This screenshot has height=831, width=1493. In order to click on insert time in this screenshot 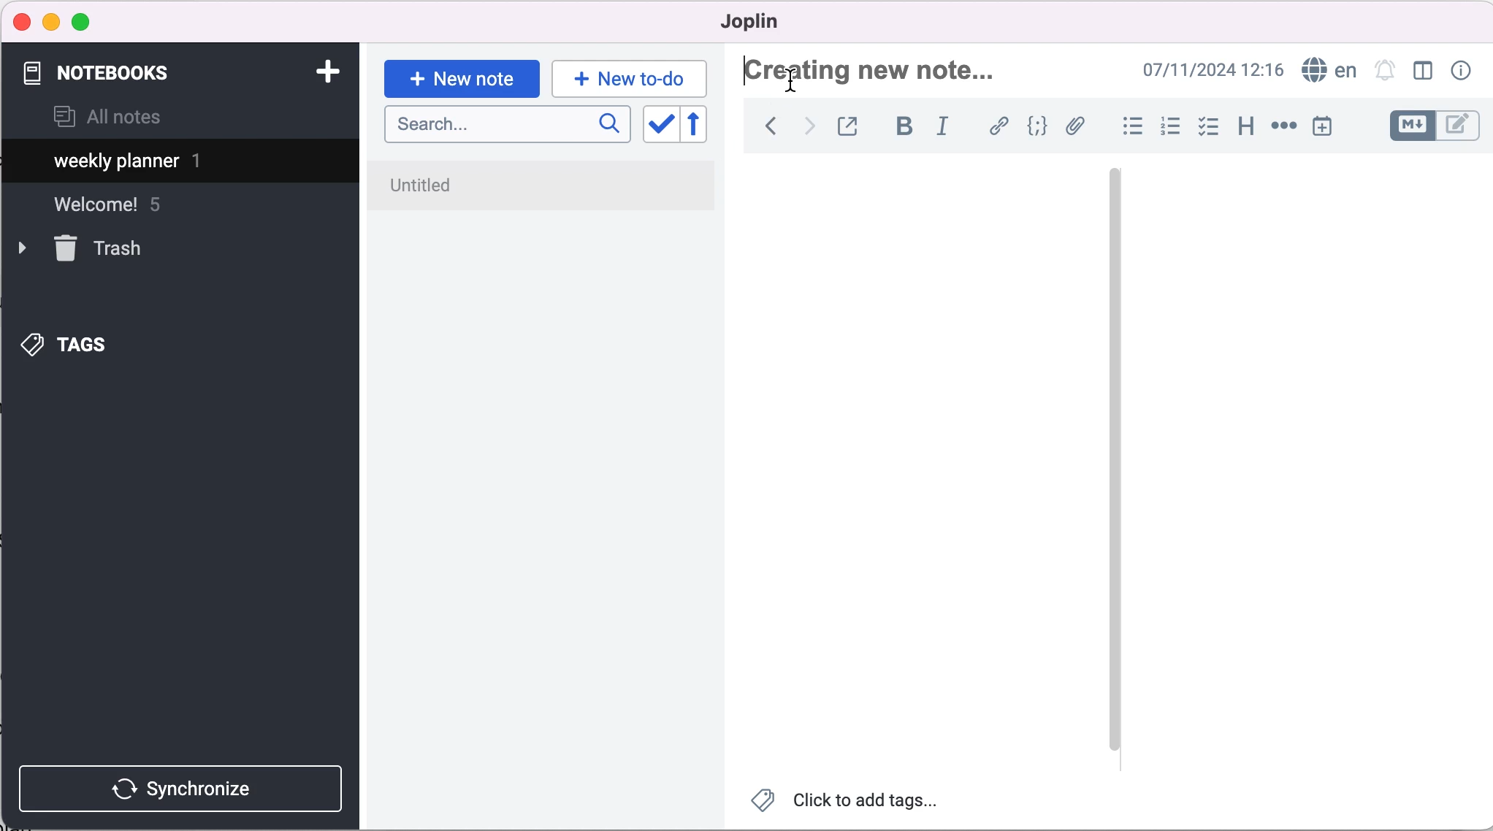, I will do `click(1325, 126)`.